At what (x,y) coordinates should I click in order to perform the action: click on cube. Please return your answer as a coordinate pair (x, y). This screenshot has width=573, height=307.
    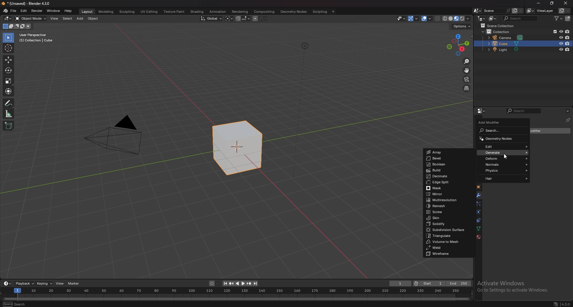
    Looking at the image, I should click on (510, 44).